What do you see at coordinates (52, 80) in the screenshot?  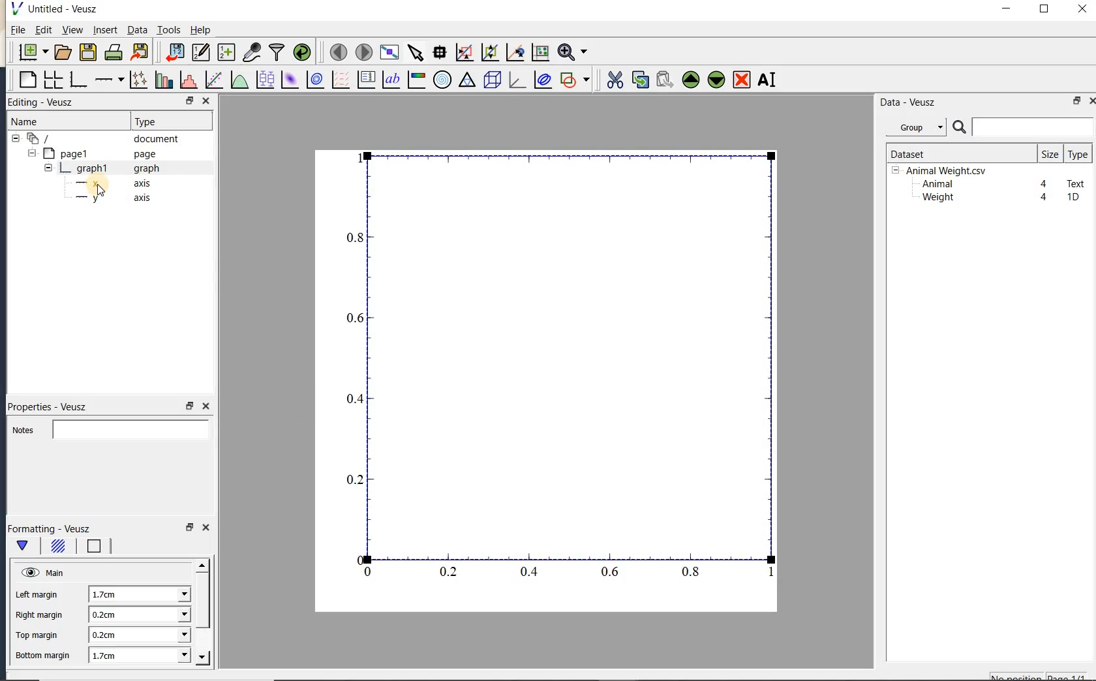 I see `arrange graphs in a grid` at bounding box center [52, 80].